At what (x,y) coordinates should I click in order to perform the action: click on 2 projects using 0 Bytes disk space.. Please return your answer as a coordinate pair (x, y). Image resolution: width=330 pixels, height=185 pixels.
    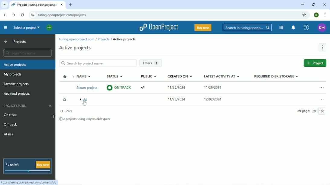
    Looking at the image, I should click on (86, 120).